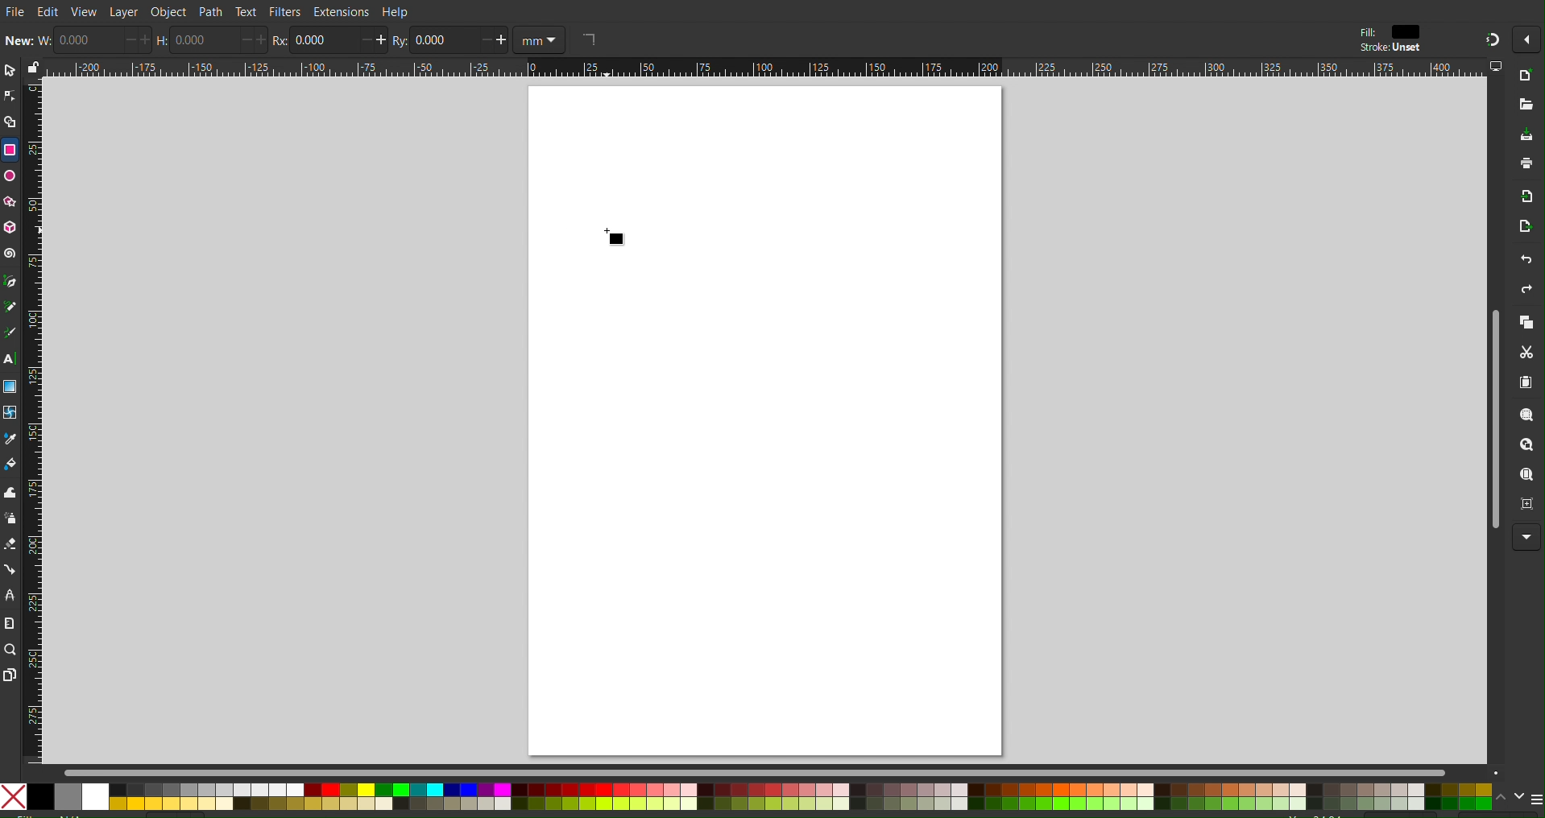  Describe the element at coordinates (10, 177) in the screenshot. I see `Ellipse` at that location.